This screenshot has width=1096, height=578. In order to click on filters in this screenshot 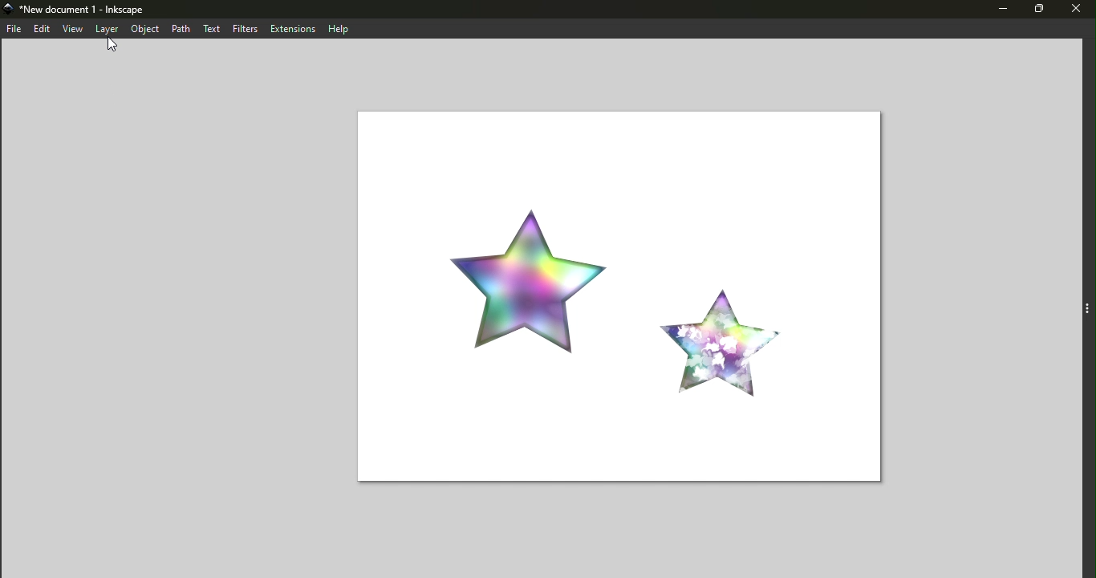, I will do `click(246, 28)`.